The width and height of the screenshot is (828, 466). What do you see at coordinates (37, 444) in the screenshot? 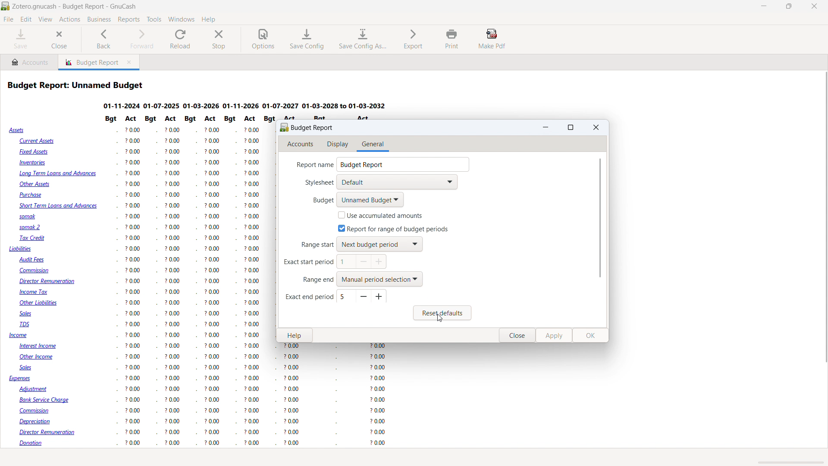
I see `‘Donation` at bounding box center [37, 444].